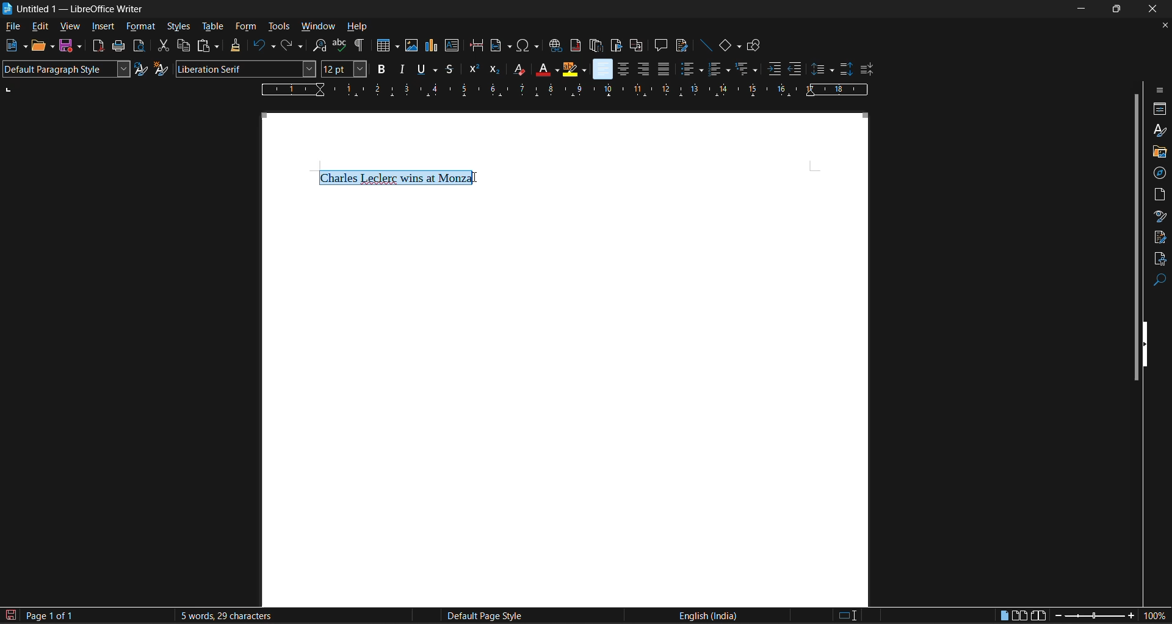  Describe the element at coordinates (339, 45) in the screenshot. I see `check spelling` at that location.